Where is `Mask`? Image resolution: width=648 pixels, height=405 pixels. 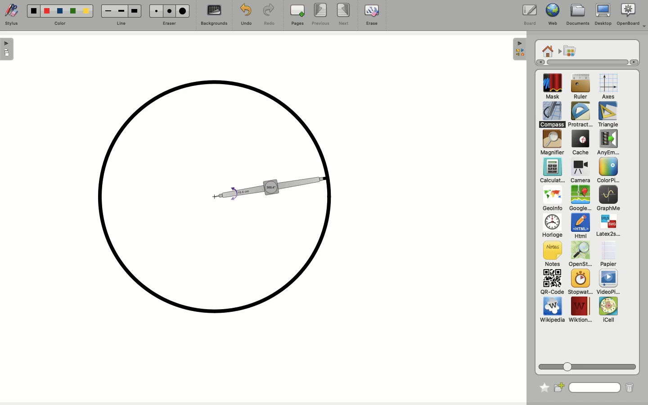 Mask is located at coordinates (553, 87).